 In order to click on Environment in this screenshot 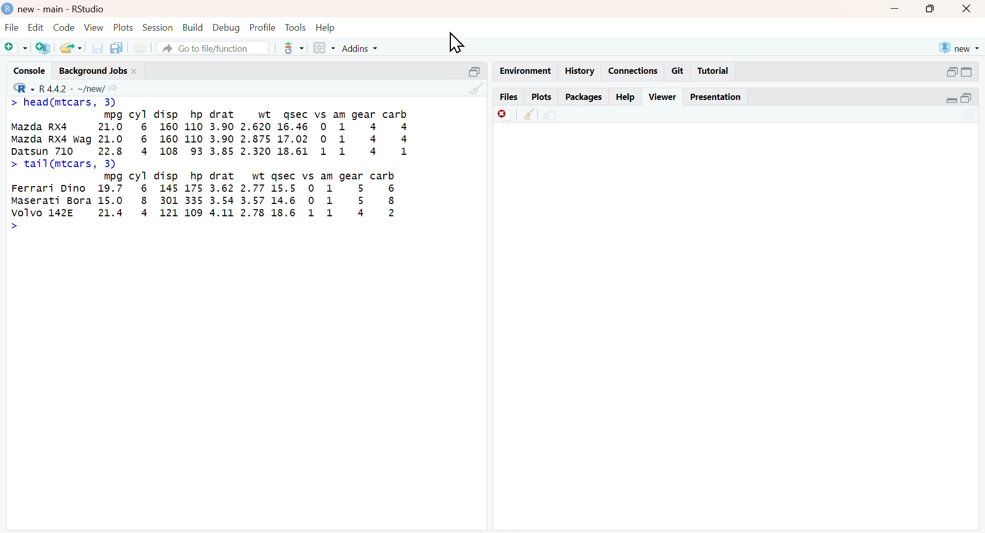, I will do `click(524, 70)`.